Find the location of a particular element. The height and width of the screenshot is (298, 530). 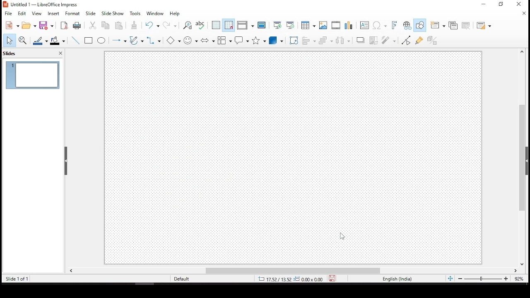

slide 1 is located at coordinates (33, 75).